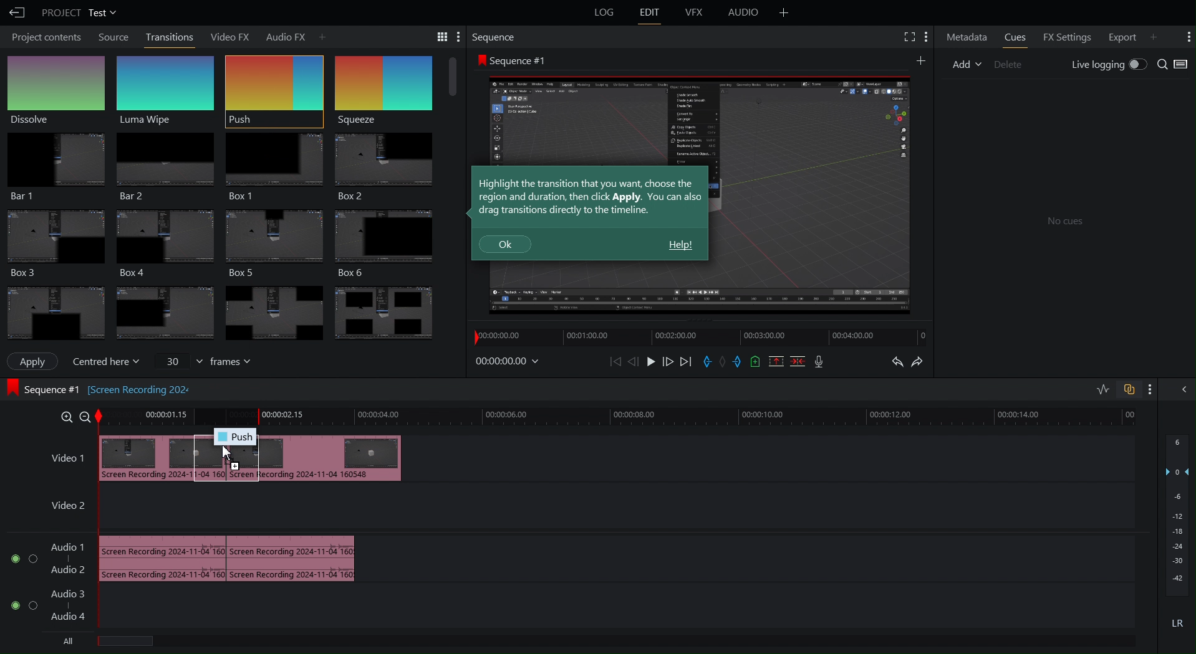  What do you see at coordinates (44, 38) in the screenshot?
I see `Project Contents` at bounding box center [44, 38].